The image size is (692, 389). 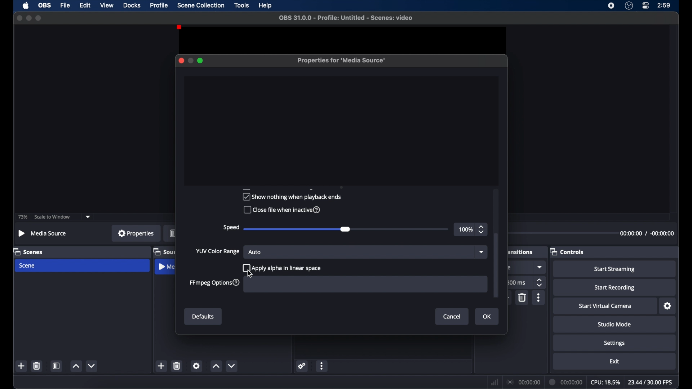 I want to click on show nothing when playback ends, so click(x=292, y=197).